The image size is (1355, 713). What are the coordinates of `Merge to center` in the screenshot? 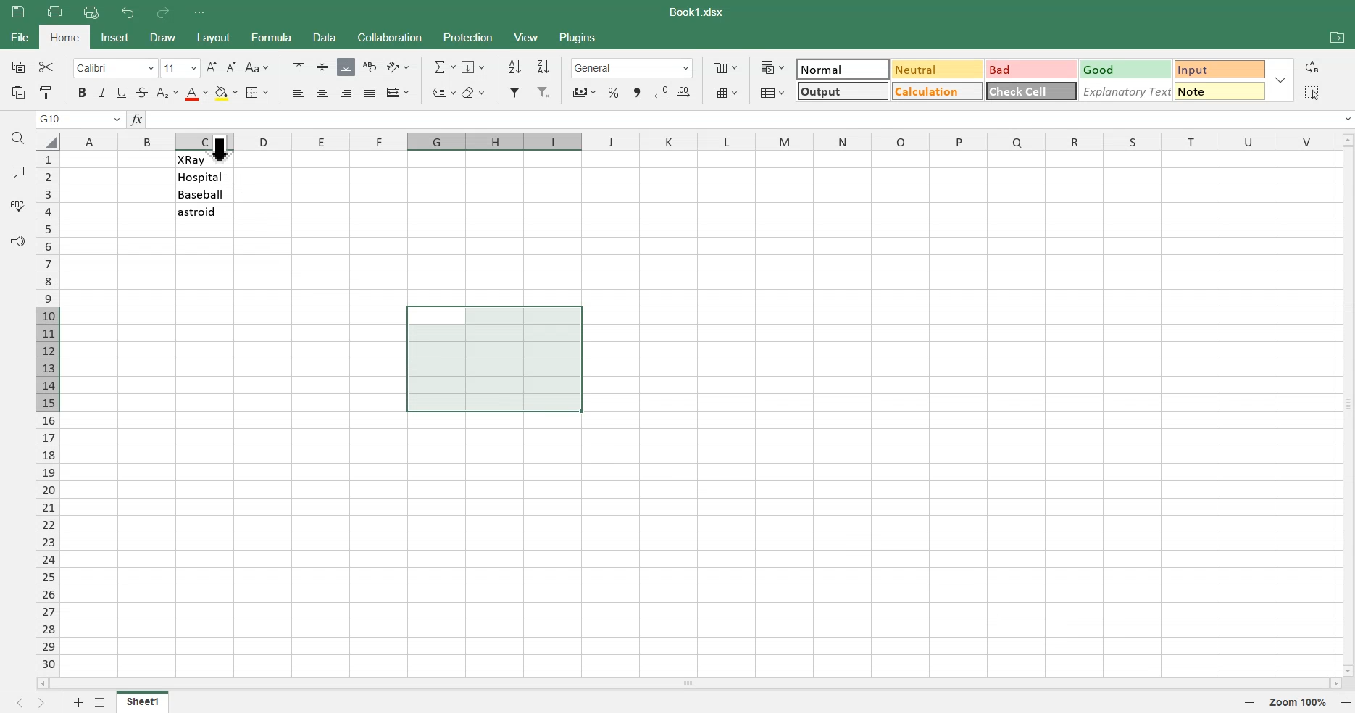 It's located at (397, 92).